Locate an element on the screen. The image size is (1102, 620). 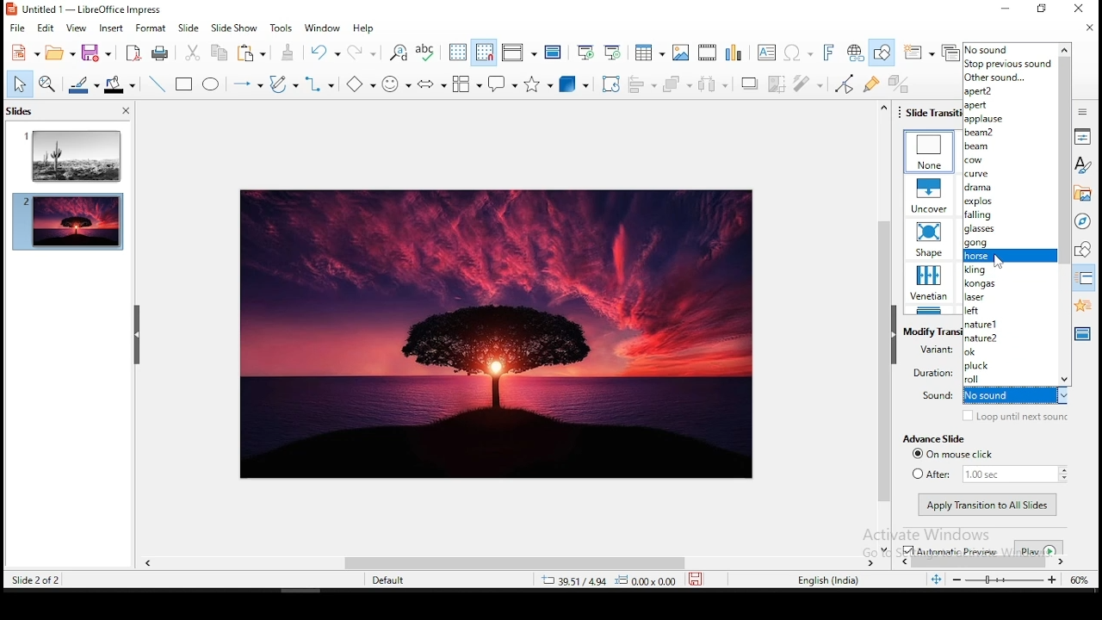
other sound is located at coordinates (1012, 78).